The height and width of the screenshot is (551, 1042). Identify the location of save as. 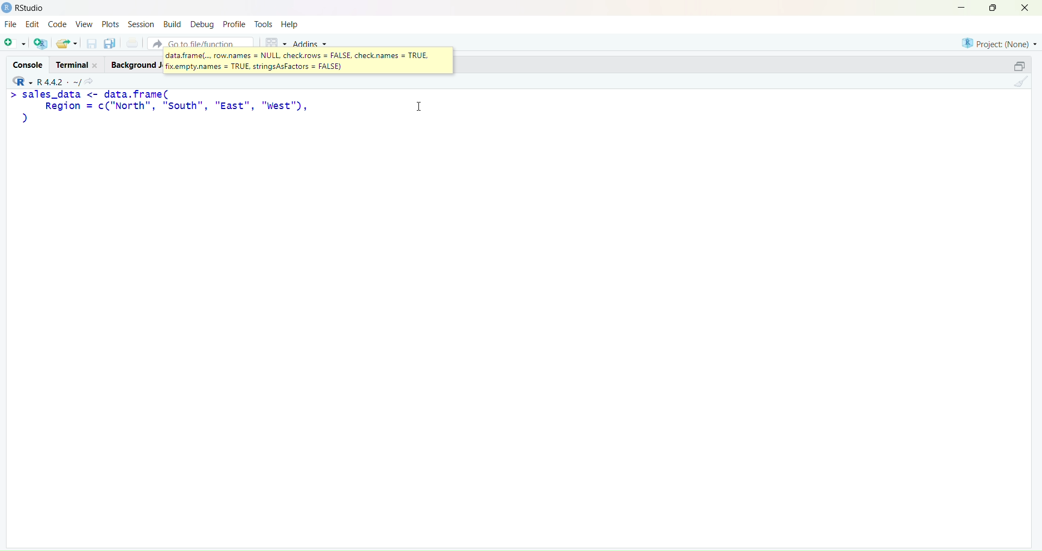
(110, 44).